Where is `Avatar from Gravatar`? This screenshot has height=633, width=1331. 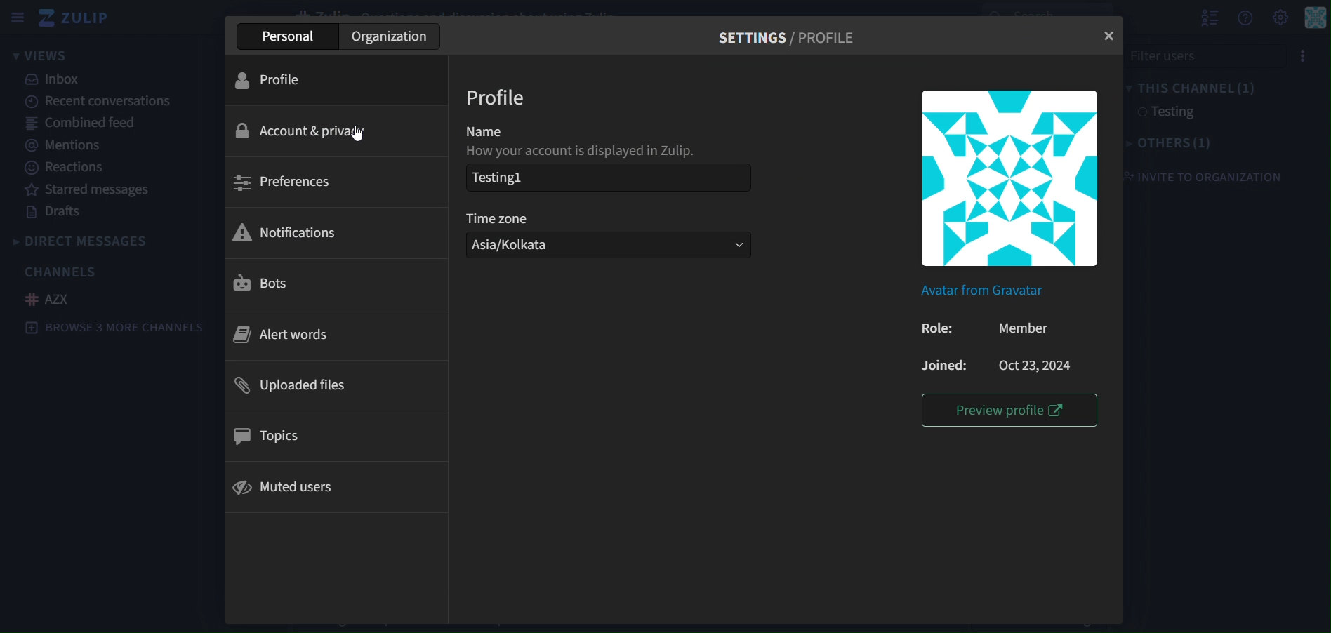 Avatar from Gravatar is located at coordinates (995, 295).